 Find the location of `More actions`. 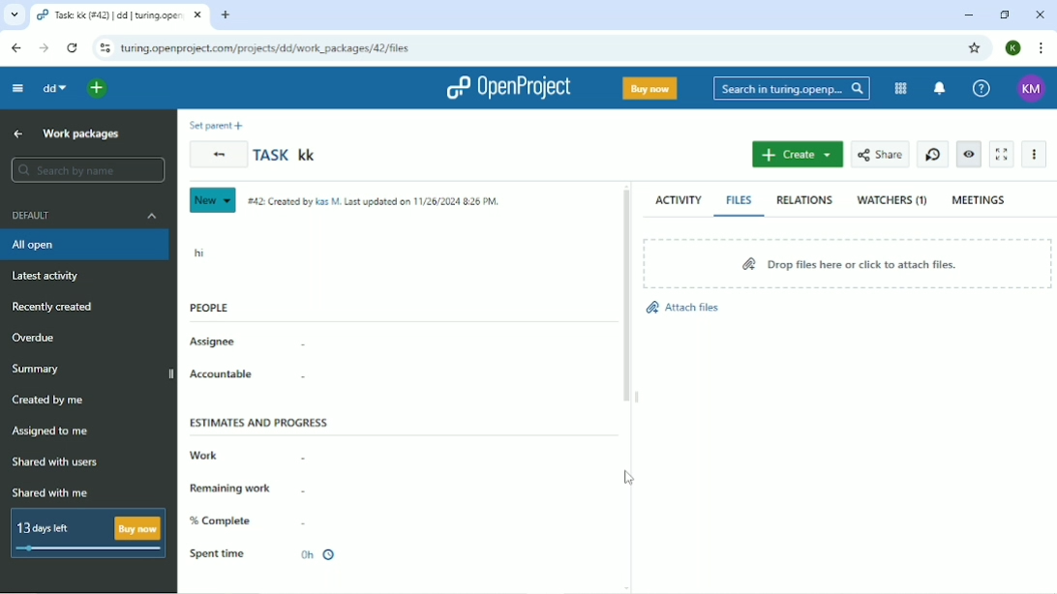

More actions is located at coordinates (1033, 154).